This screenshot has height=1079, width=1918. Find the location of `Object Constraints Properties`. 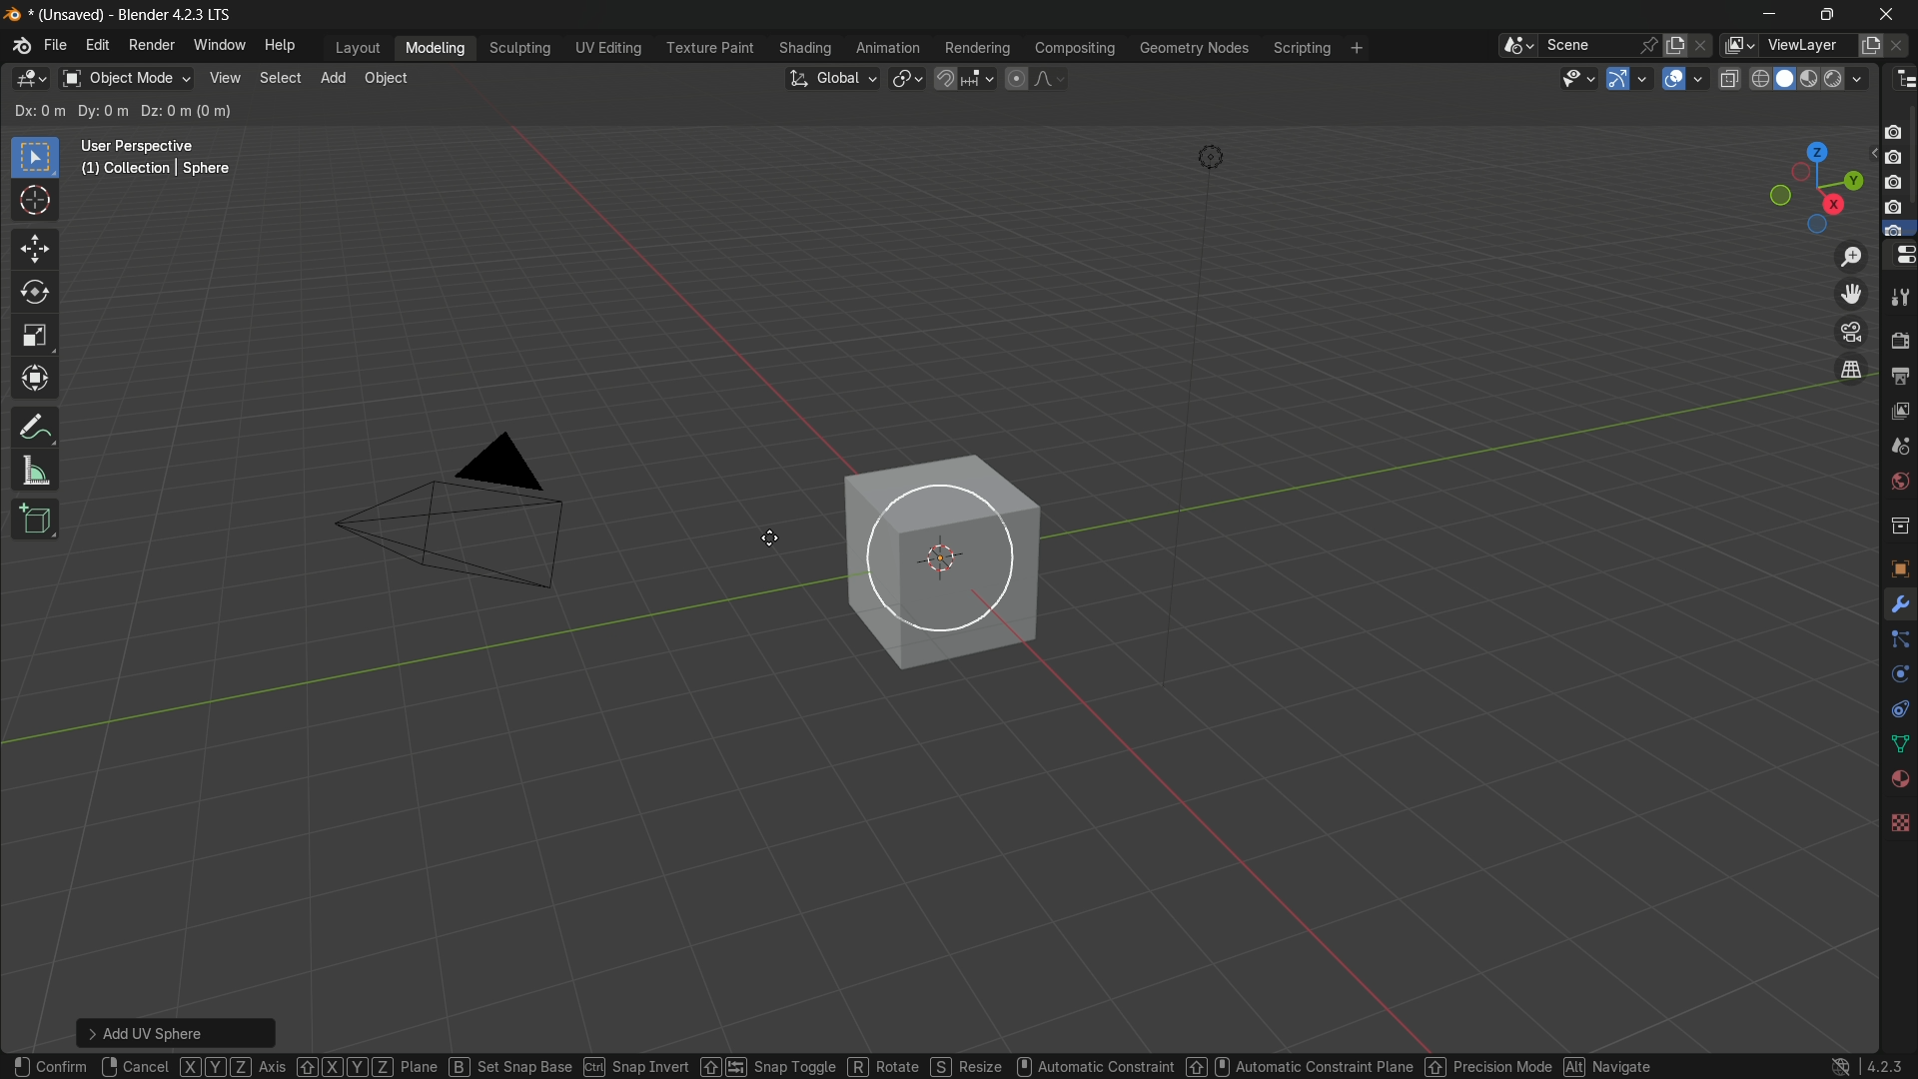

Object Constraints Properties is located at coordinates (1899, 705).